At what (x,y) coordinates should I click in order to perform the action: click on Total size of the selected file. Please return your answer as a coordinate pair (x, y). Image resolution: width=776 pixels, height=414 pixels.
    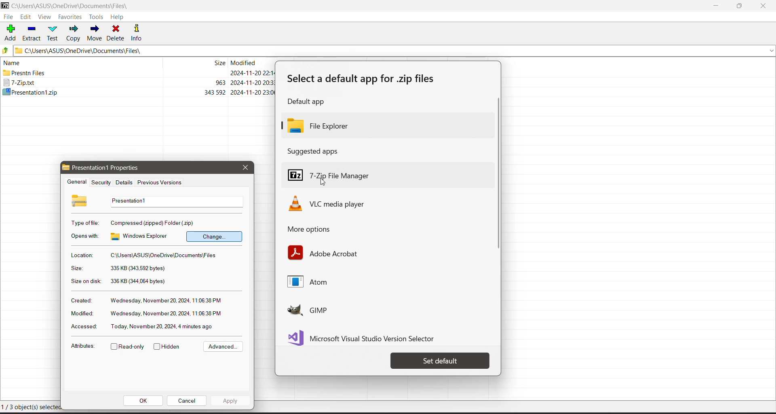
    Looking at the image, I should click on (139, 281).